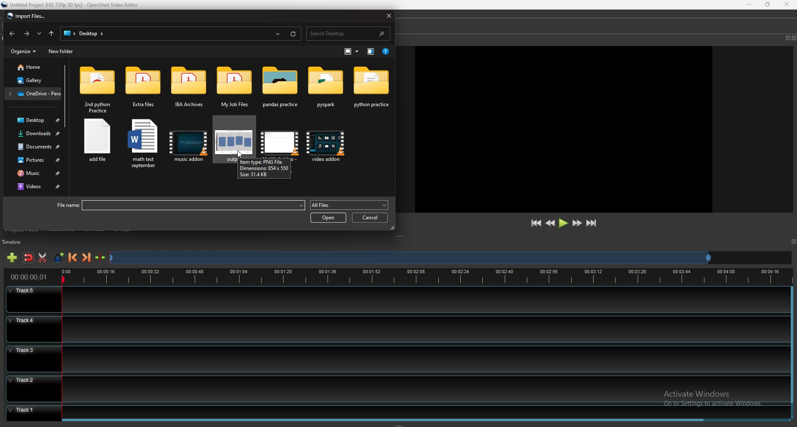  I want to click on folder, so click(234, 87).